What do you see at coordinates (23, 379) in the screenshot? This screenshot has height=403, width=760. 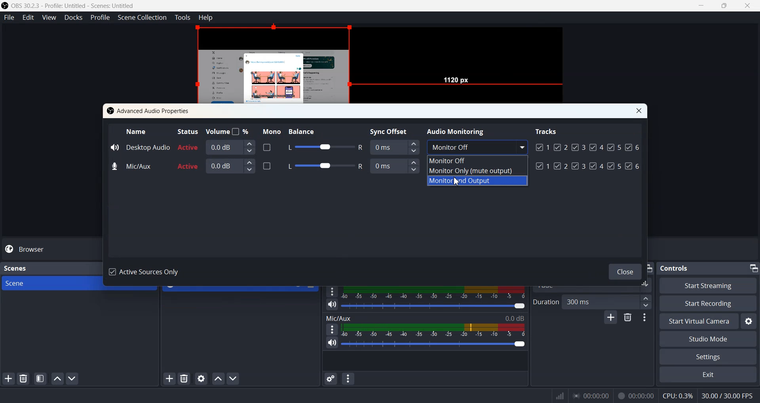 I see `Delete Selected Scene` at bounding box center [23, 379].